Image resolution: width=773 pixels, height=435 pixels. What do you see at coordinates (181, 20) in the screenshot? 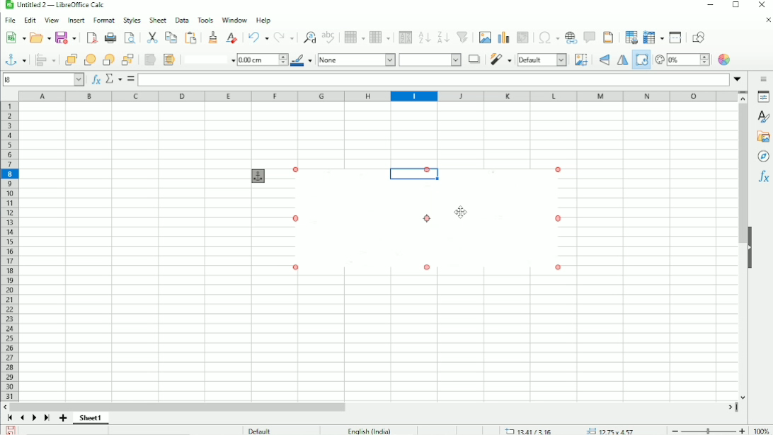
I see `Data` at bounding box center [181, 20].